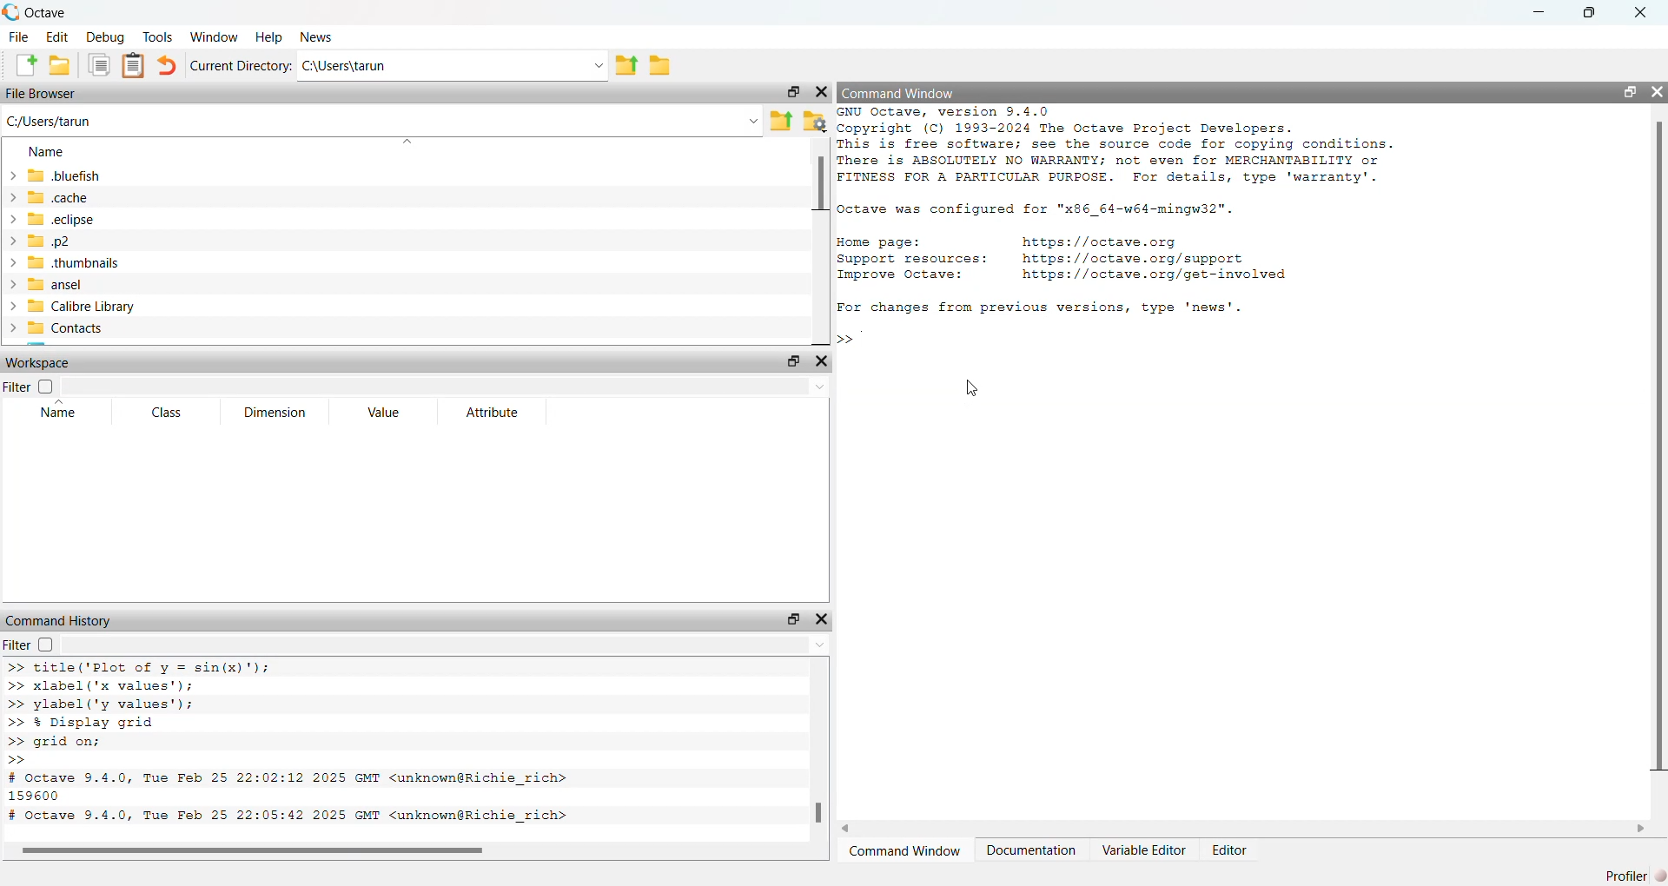  What do you see at coordinates (1114, 162) in the screenshot?
I see `This is free software; see the source code for copying conditions.
There is ABSOLUTELY NO WARRANTY; not even for MERCHANTABILITY or
FITNESS FOR A PARTICULAR PURPOSE. For details, type 'warranty'.` at bounding box center [1114, 162].